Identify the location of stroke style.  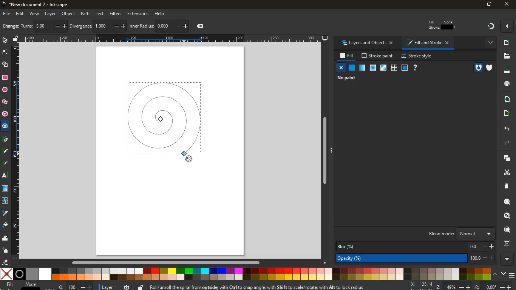
(418, 56).